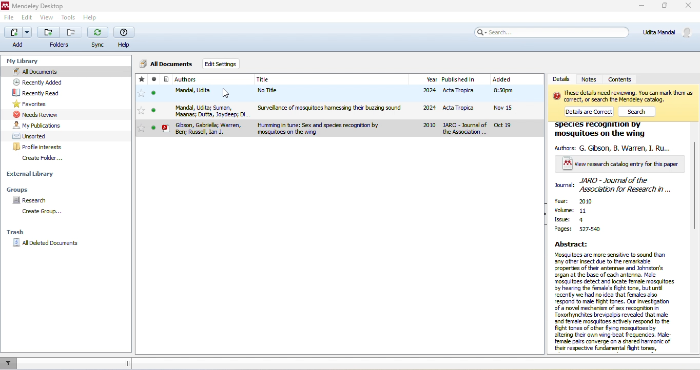 This screenshot has width=700, height=370. What do you see at coordinates (332, 79) in the screenshot?
I see `title` at bounding box center [332, 79].